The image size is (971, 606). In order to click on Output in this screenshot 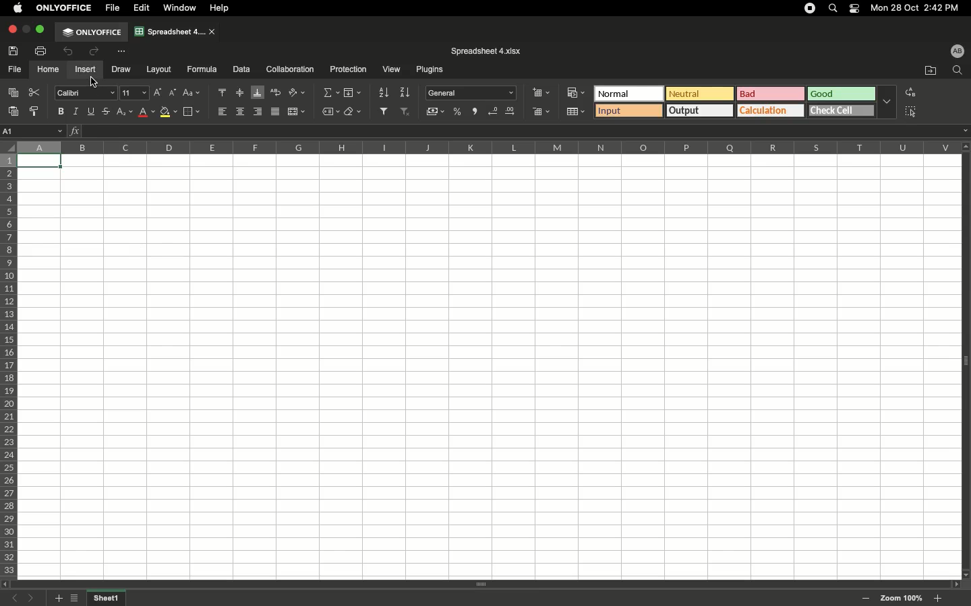, I will do `click(701, 110)`.